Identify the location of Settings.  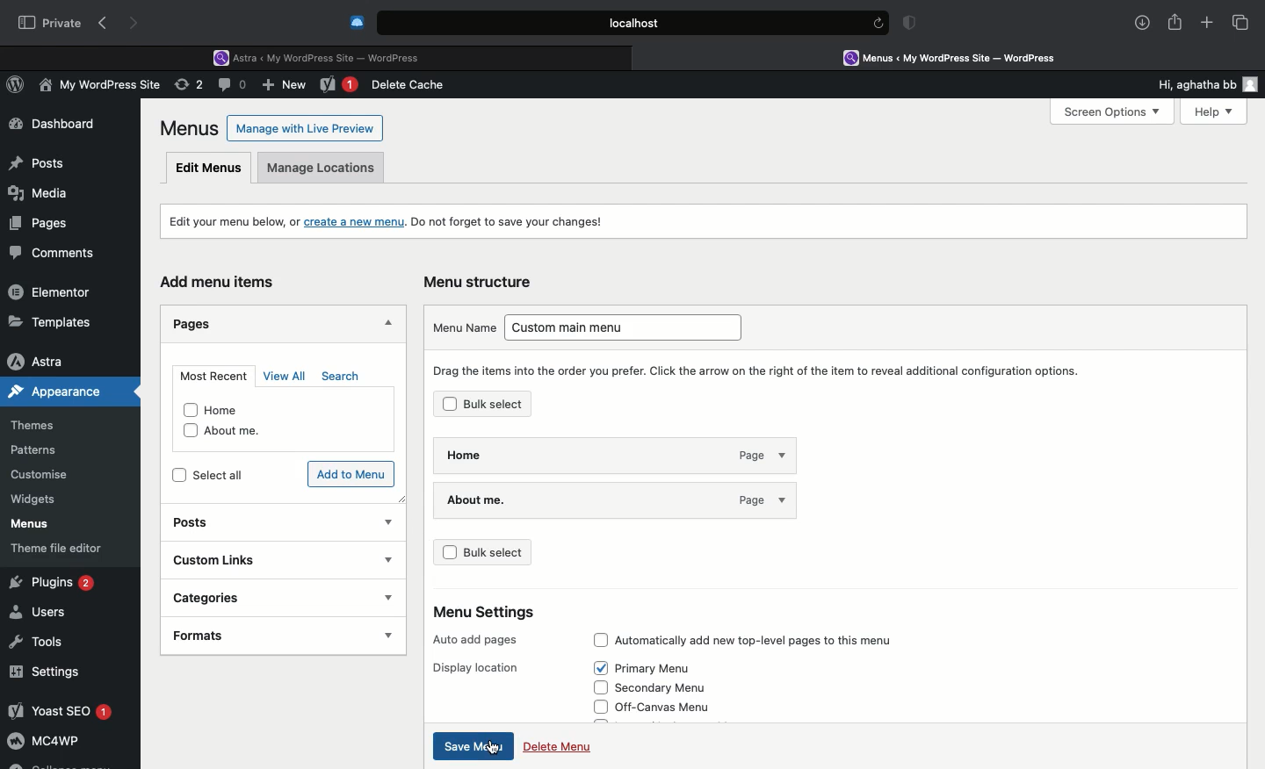
(46, 672).